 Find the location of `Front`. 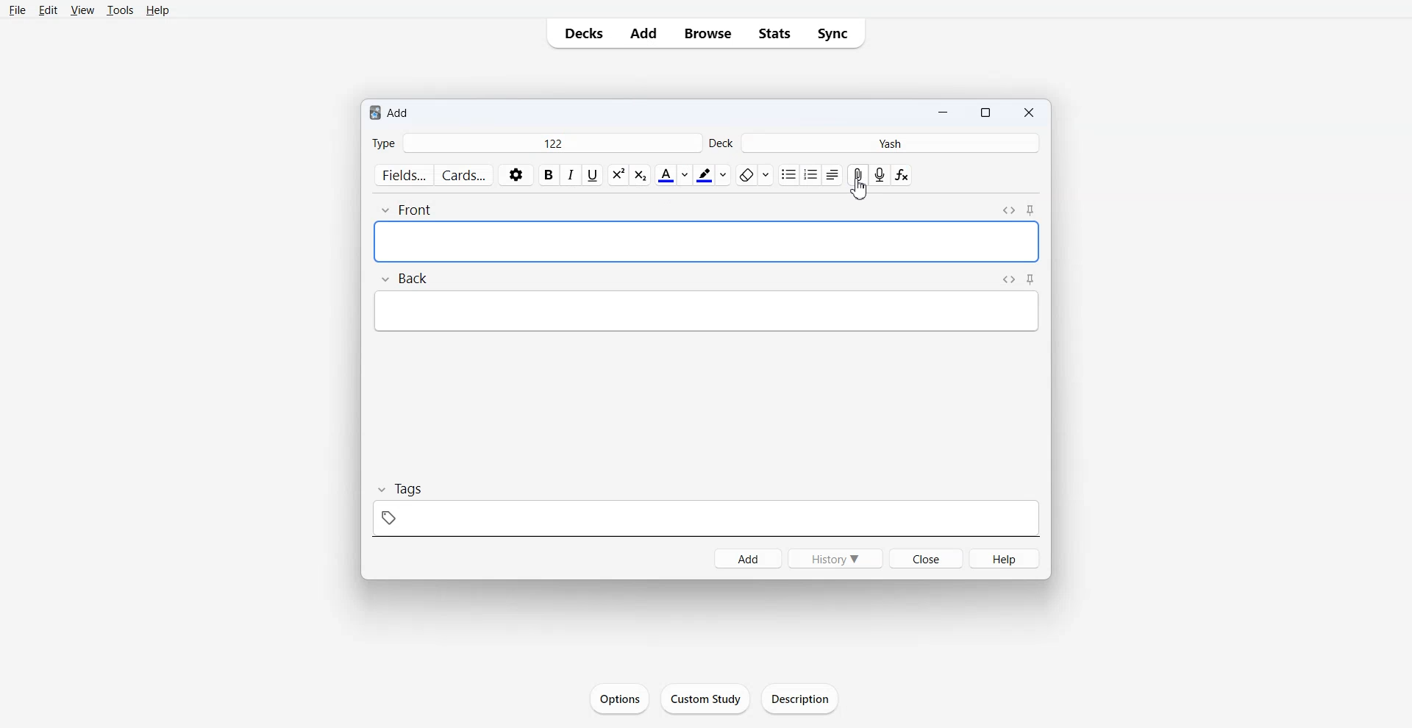

Front is located at coordinates (406, 210).